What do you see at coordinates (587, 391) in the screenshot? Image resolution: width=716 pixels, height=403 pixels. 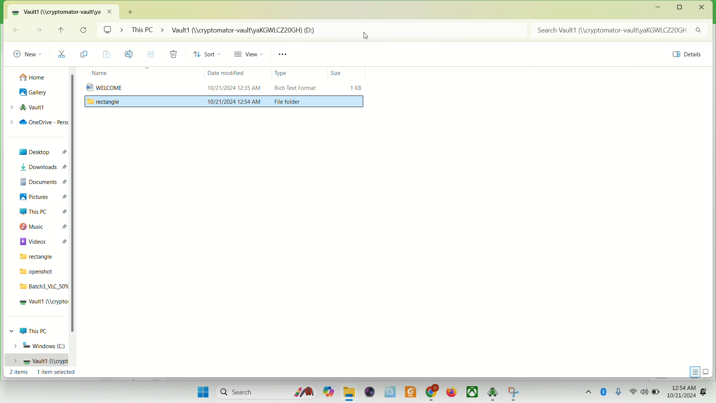 I see `show hidden icons` at bounding box center [587, 391].